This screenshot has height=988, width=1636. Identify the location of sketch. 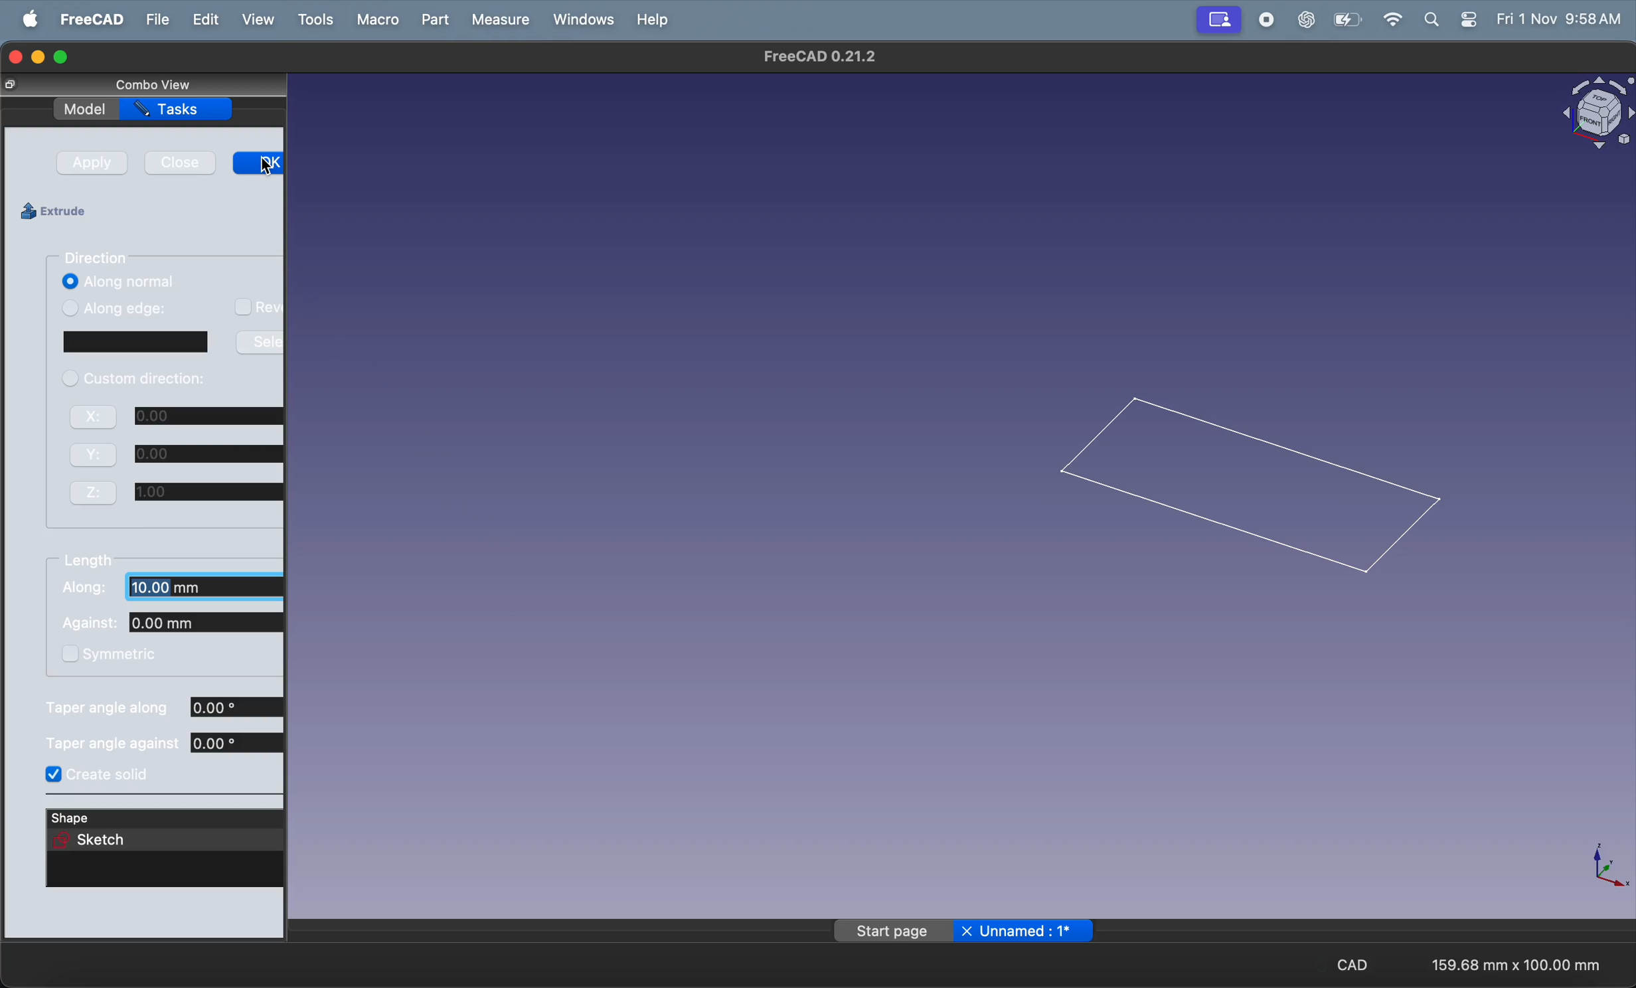
(106, 840).